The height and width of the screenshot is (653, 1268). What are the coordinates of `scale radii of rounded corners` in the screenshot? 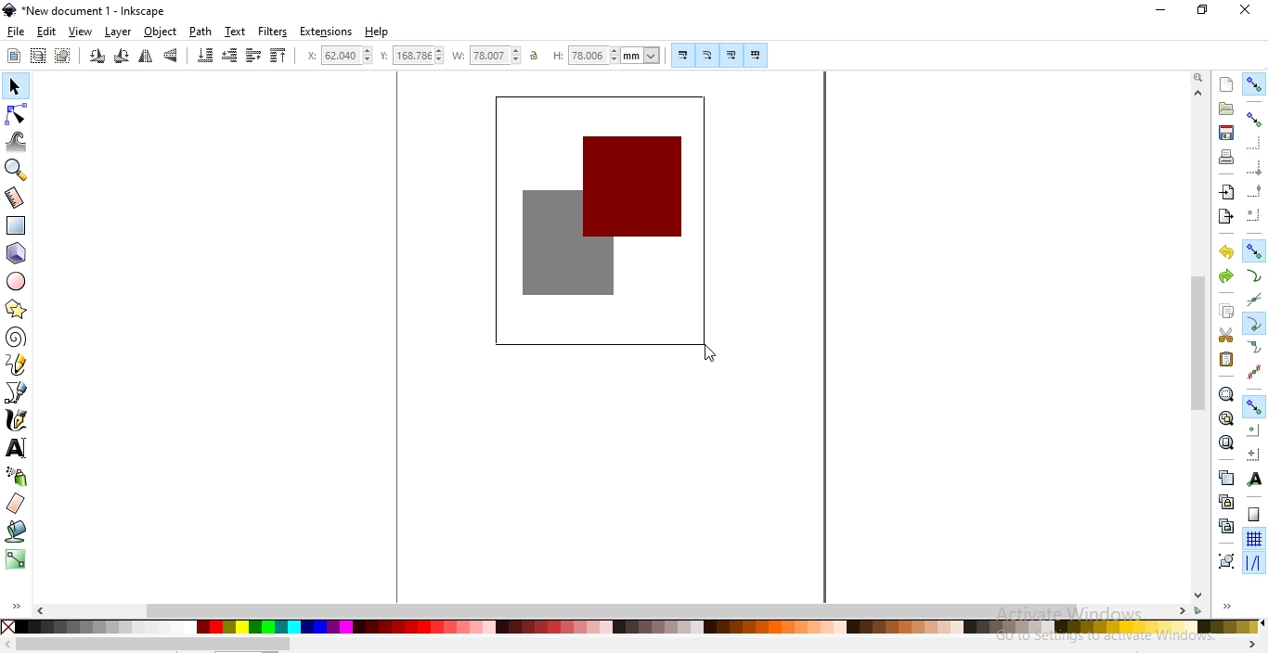 It's located at (708, 55).